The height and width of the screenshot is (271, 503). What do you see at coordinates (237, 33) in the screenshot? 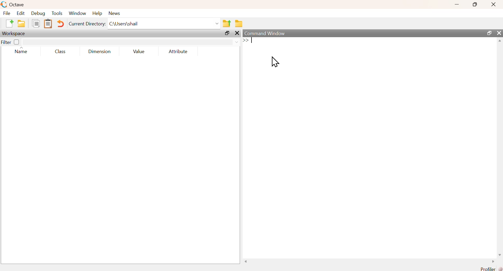
I see `close` at bounding box center [237, 33].